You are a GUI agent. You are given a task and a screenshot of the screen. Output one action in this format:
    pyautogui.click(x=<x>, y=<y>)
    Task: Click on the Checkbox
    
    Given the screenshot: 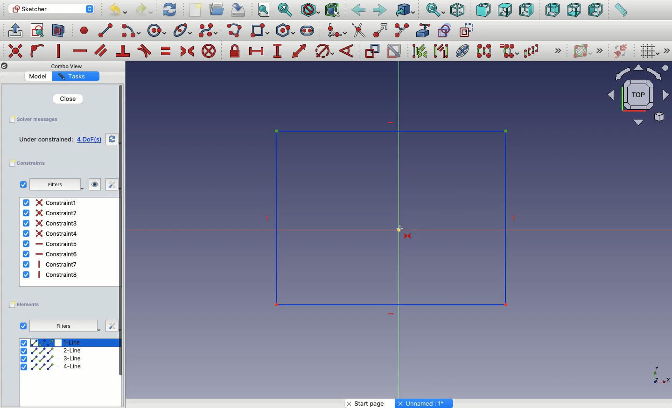 What is the action you would take?
    pyautogui.click(x=23, y=326)
    